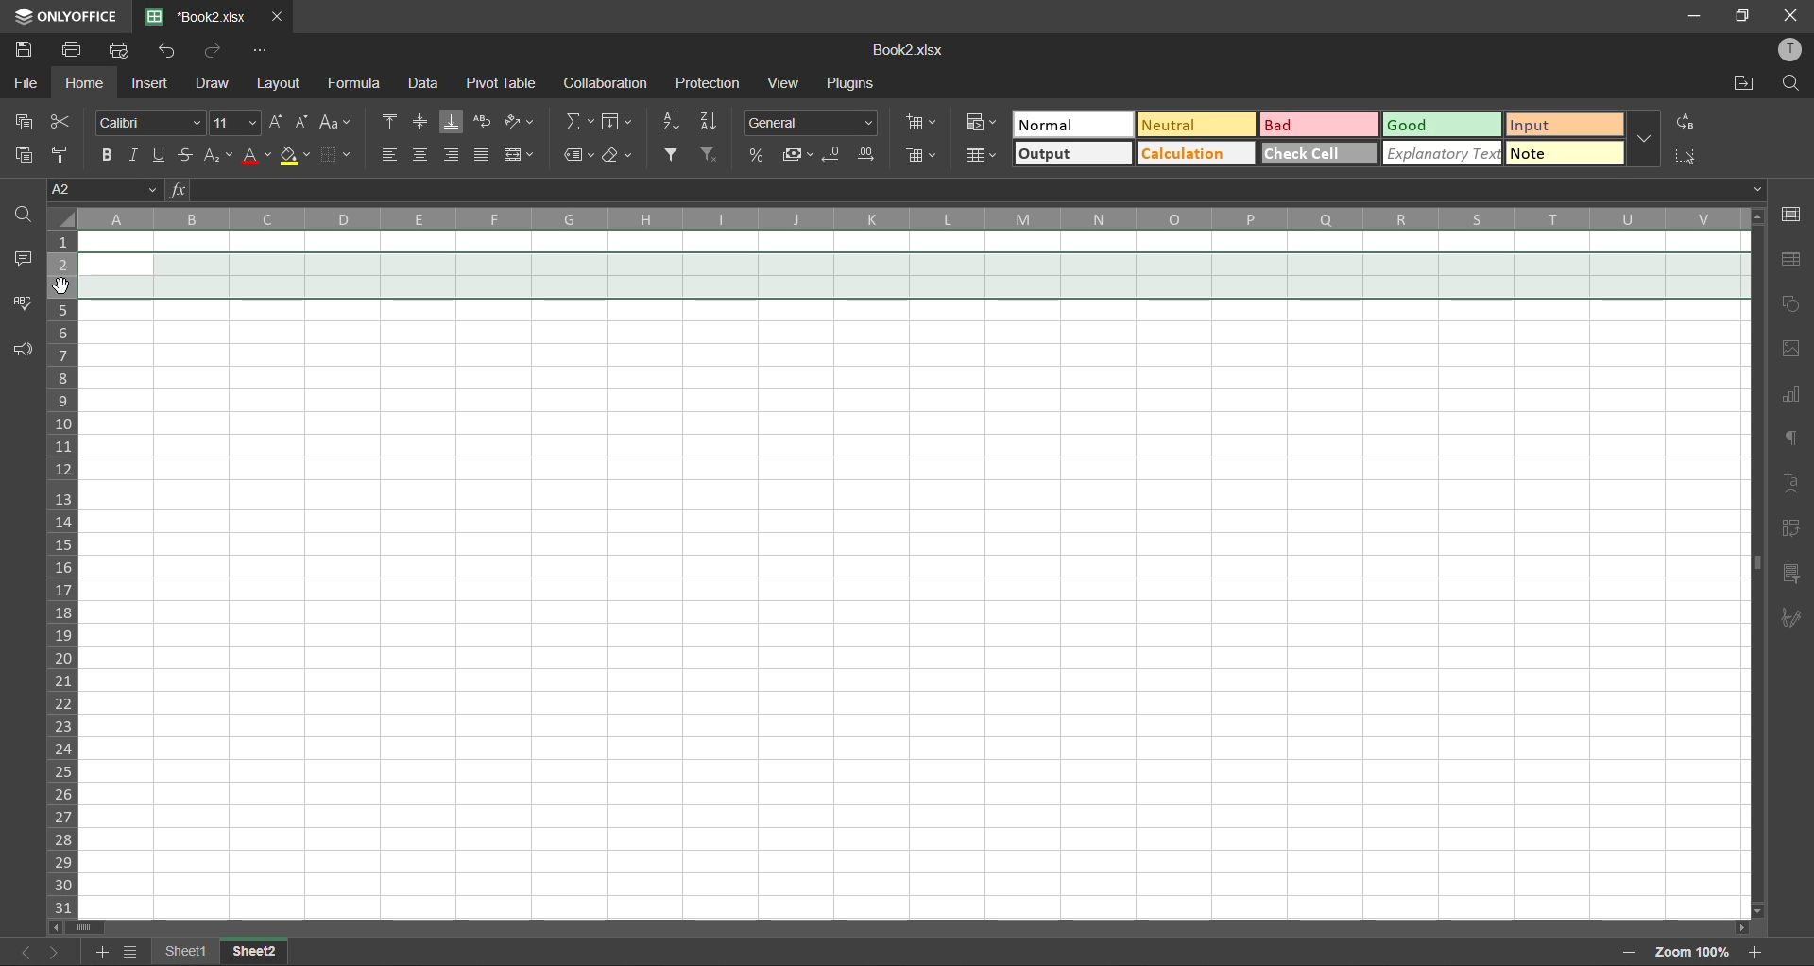 The width and height of the screenshot is (1814, 966). Describe the element at coordinates (275, 83) in the screenshot. I see `layout` at that location.